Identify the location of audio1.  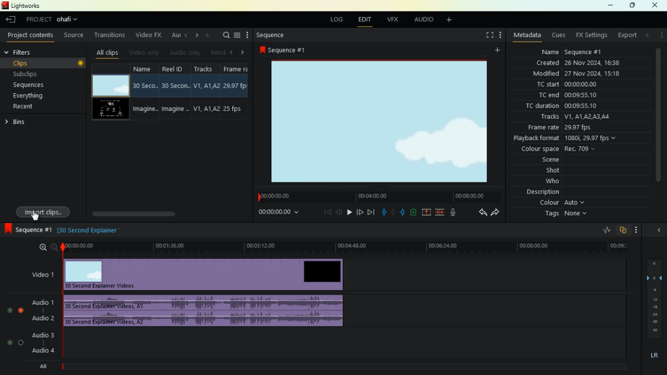
(41, 301).